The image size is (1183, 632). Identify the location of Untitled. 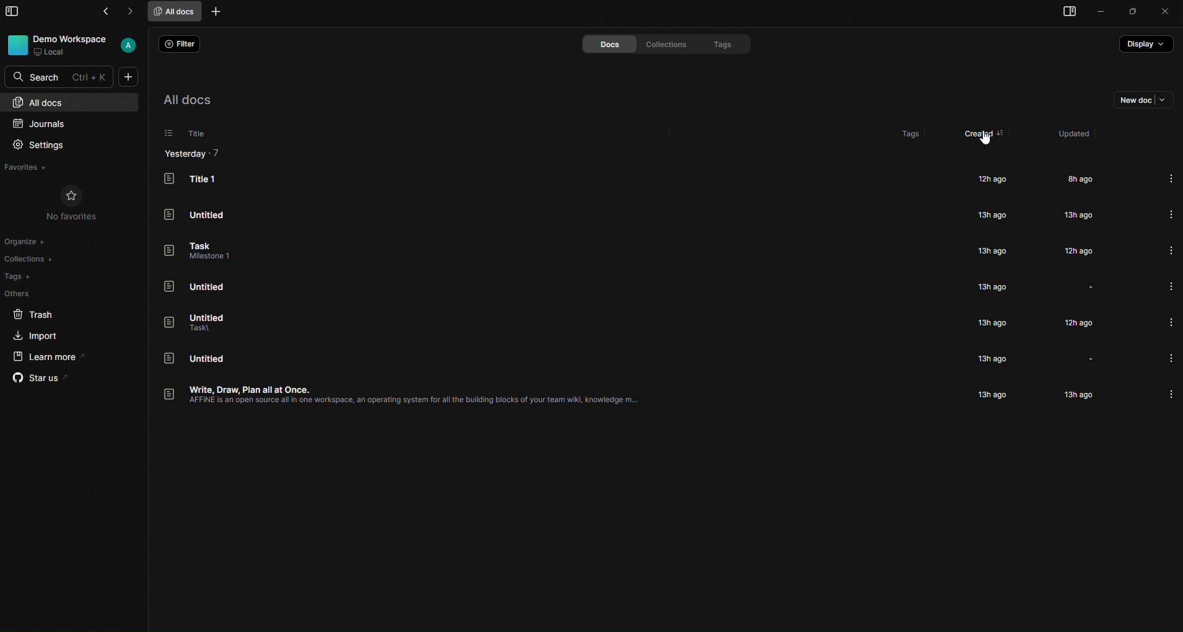
(194, 358).